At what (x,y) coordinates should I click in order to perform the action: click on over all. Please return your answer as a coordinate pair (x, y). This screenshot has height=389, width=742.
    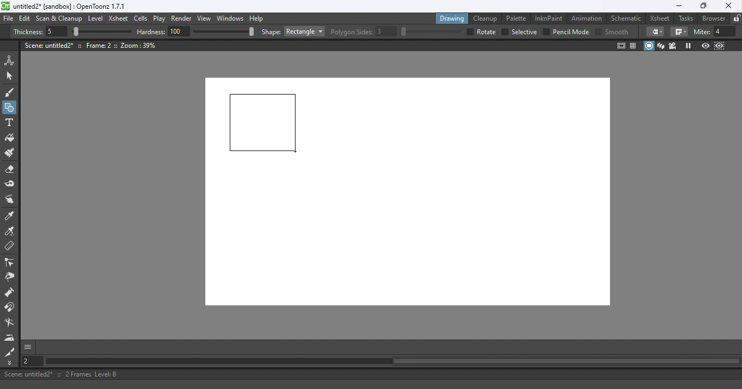
    Looking at the image, I should click on (487, 32).